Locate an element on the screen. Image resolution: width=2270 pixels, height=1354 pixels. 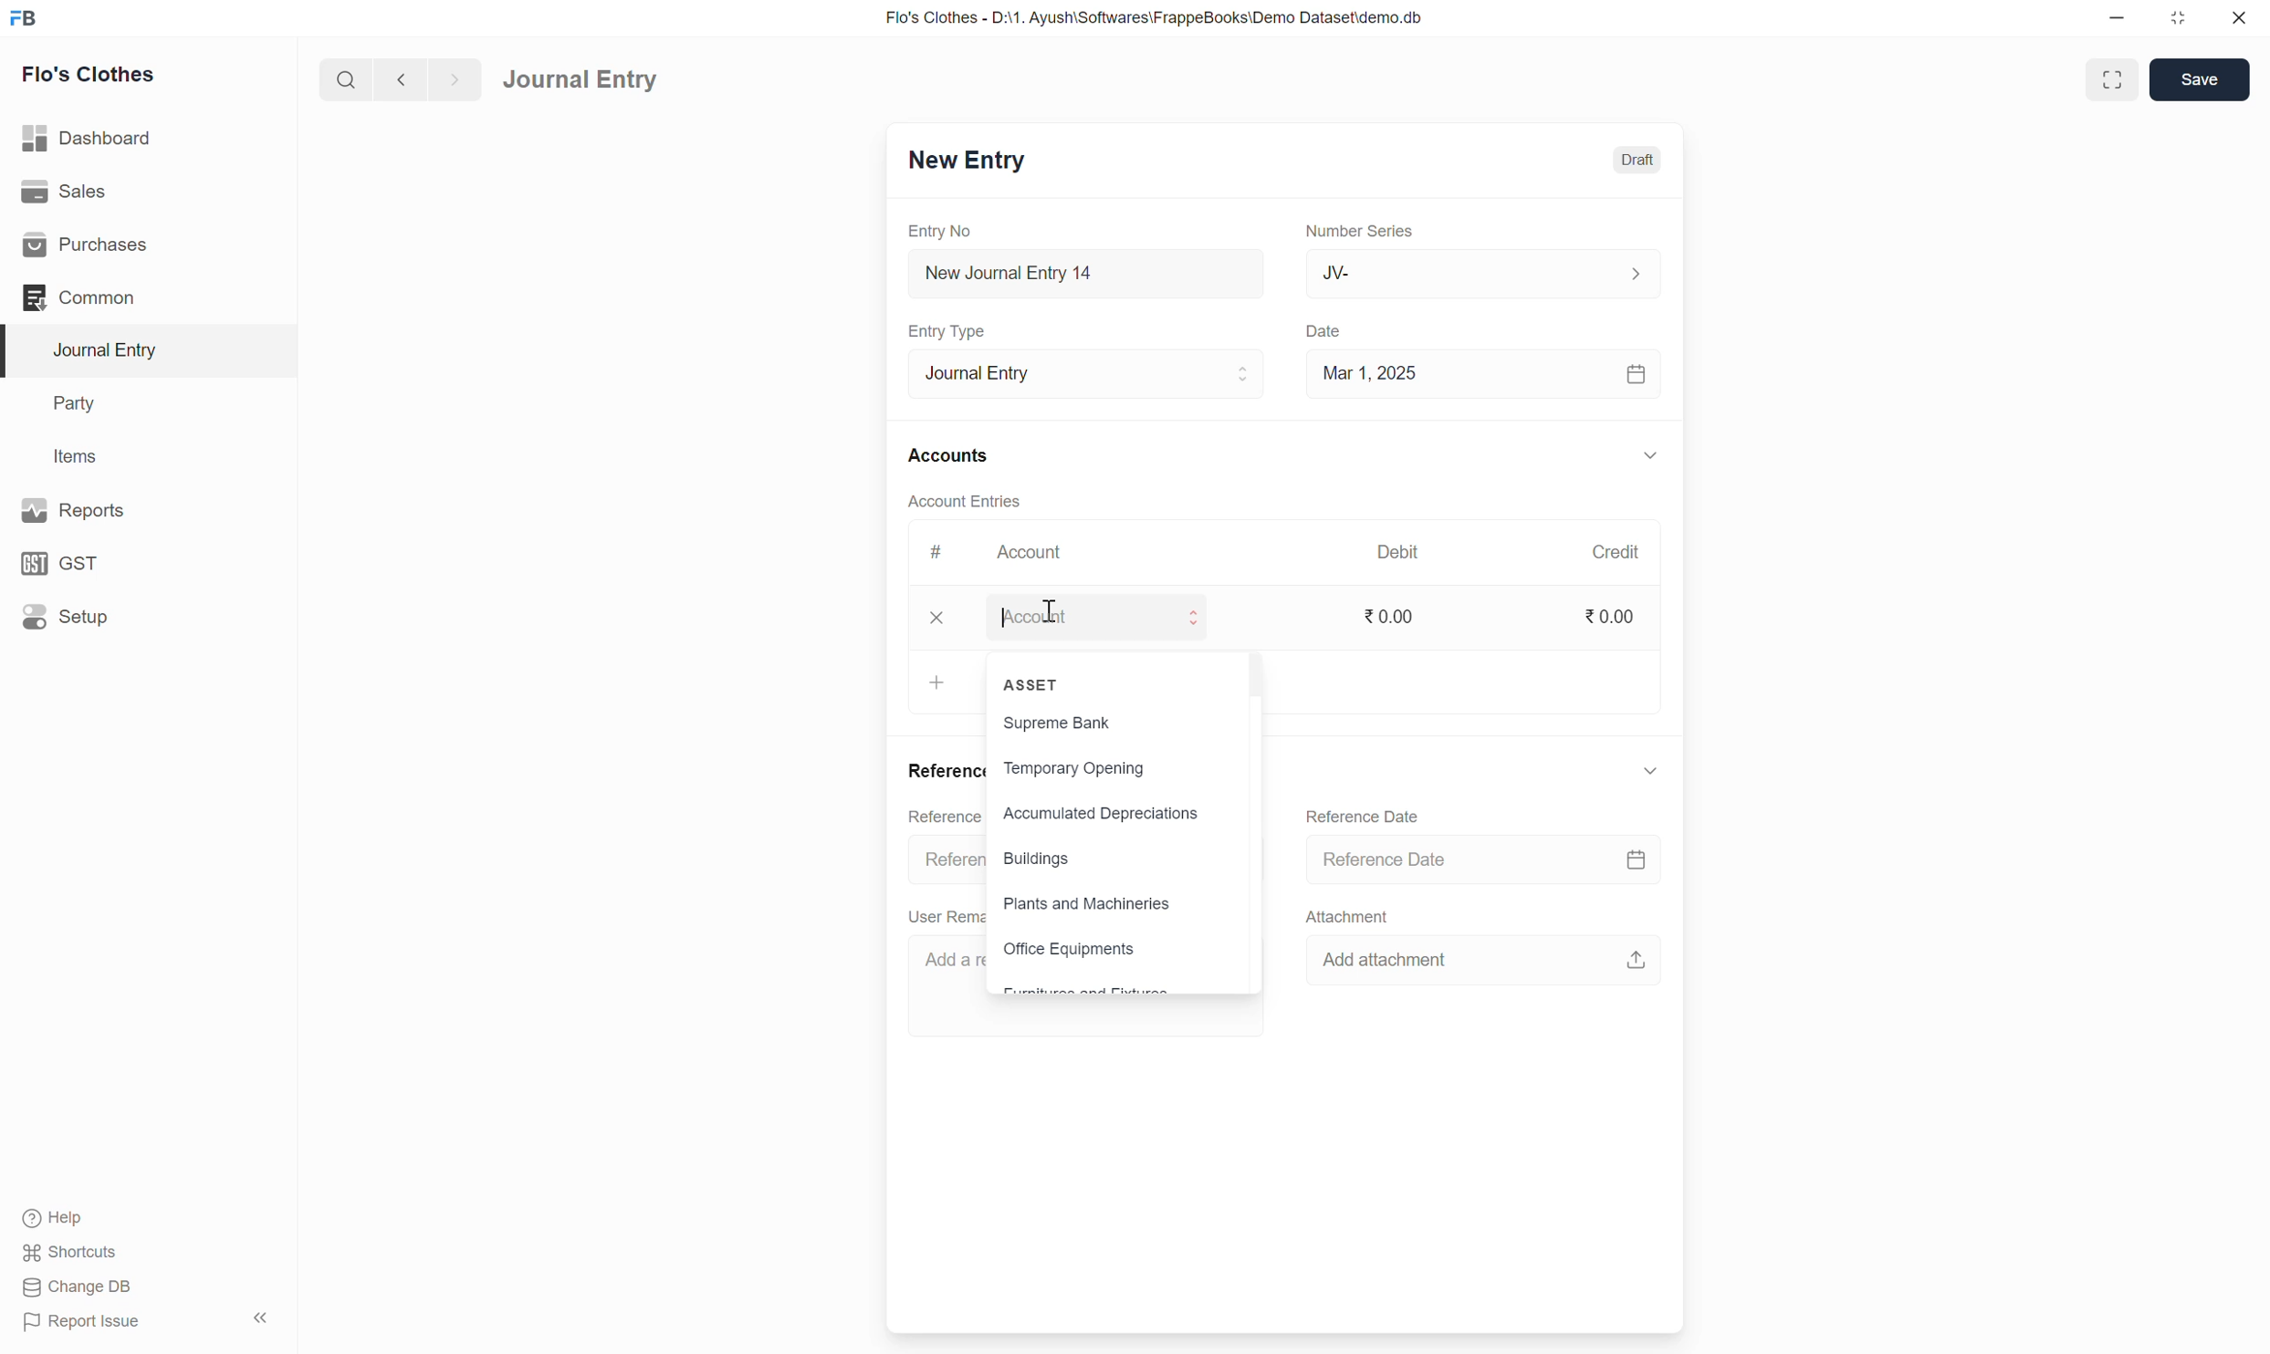
search is located at coordinates (344, 79).